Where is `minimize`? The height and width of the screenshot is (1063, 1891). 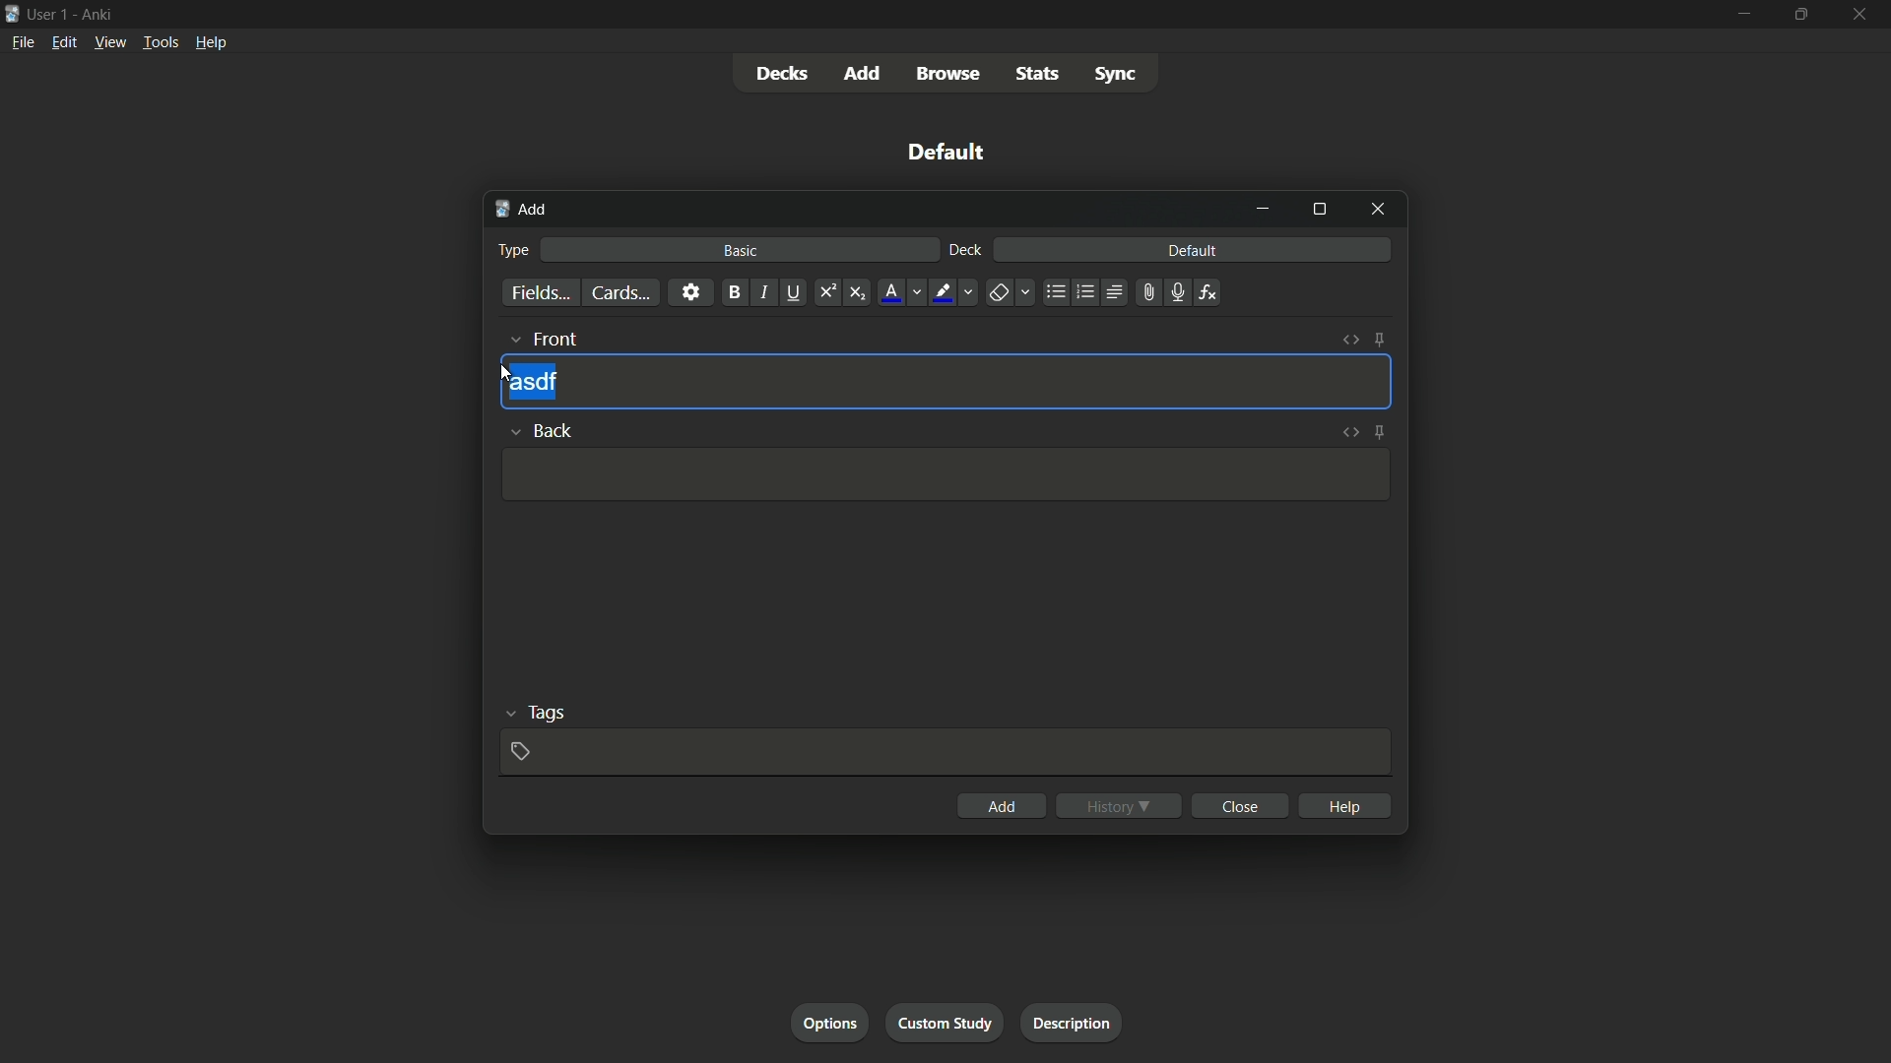 minimize is located at coordinates (1263, 209).